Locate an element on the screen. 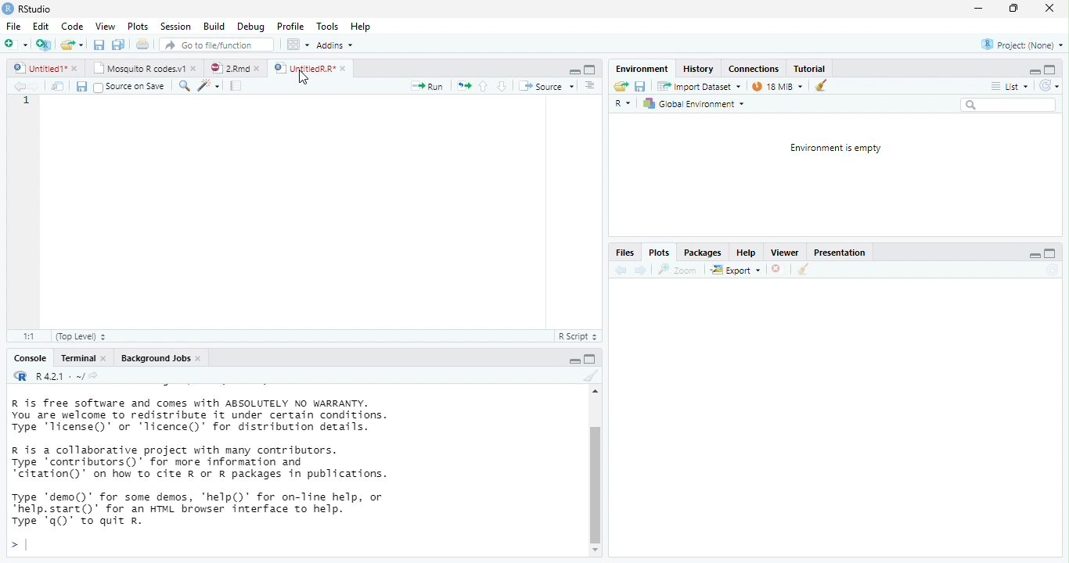 The height and width of the screenshot is (563, 1069). minimize is located at coordinates (1032, 73).